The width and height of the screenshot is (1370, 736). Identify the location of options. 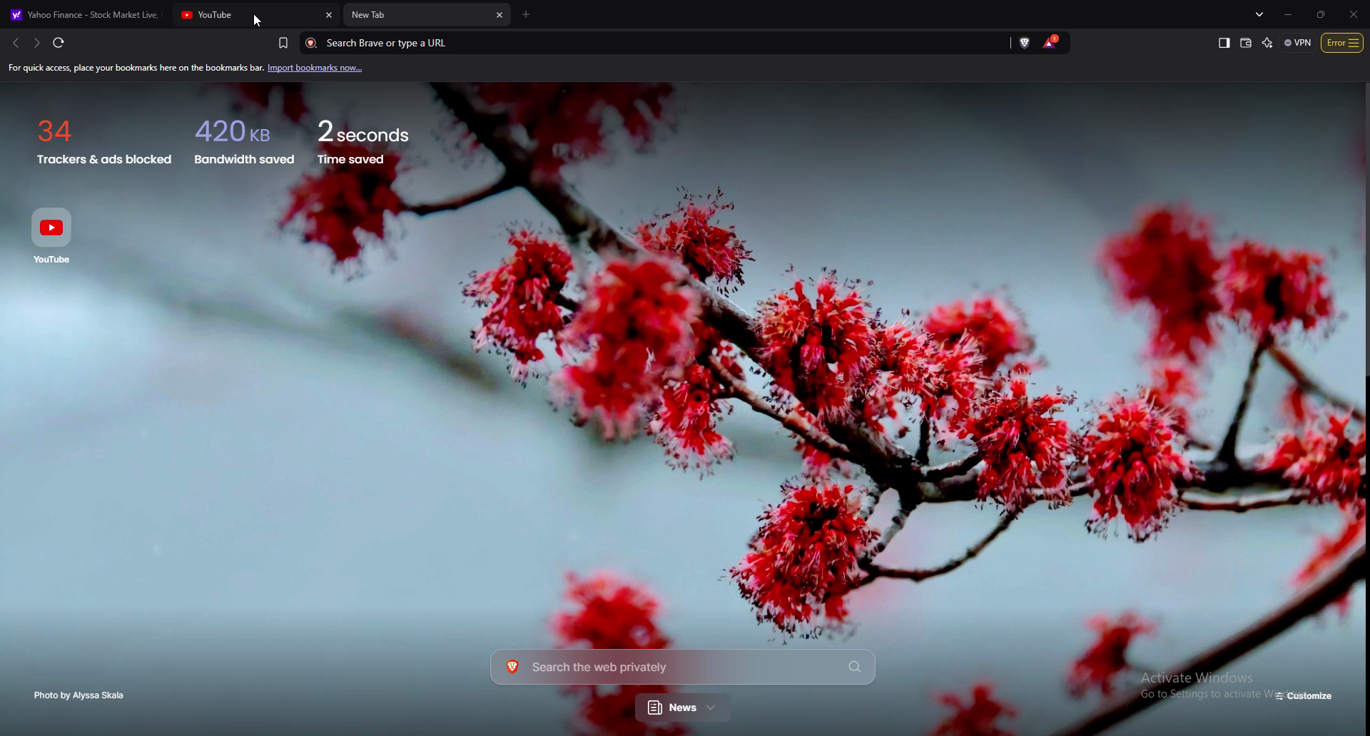
(1343, 42).